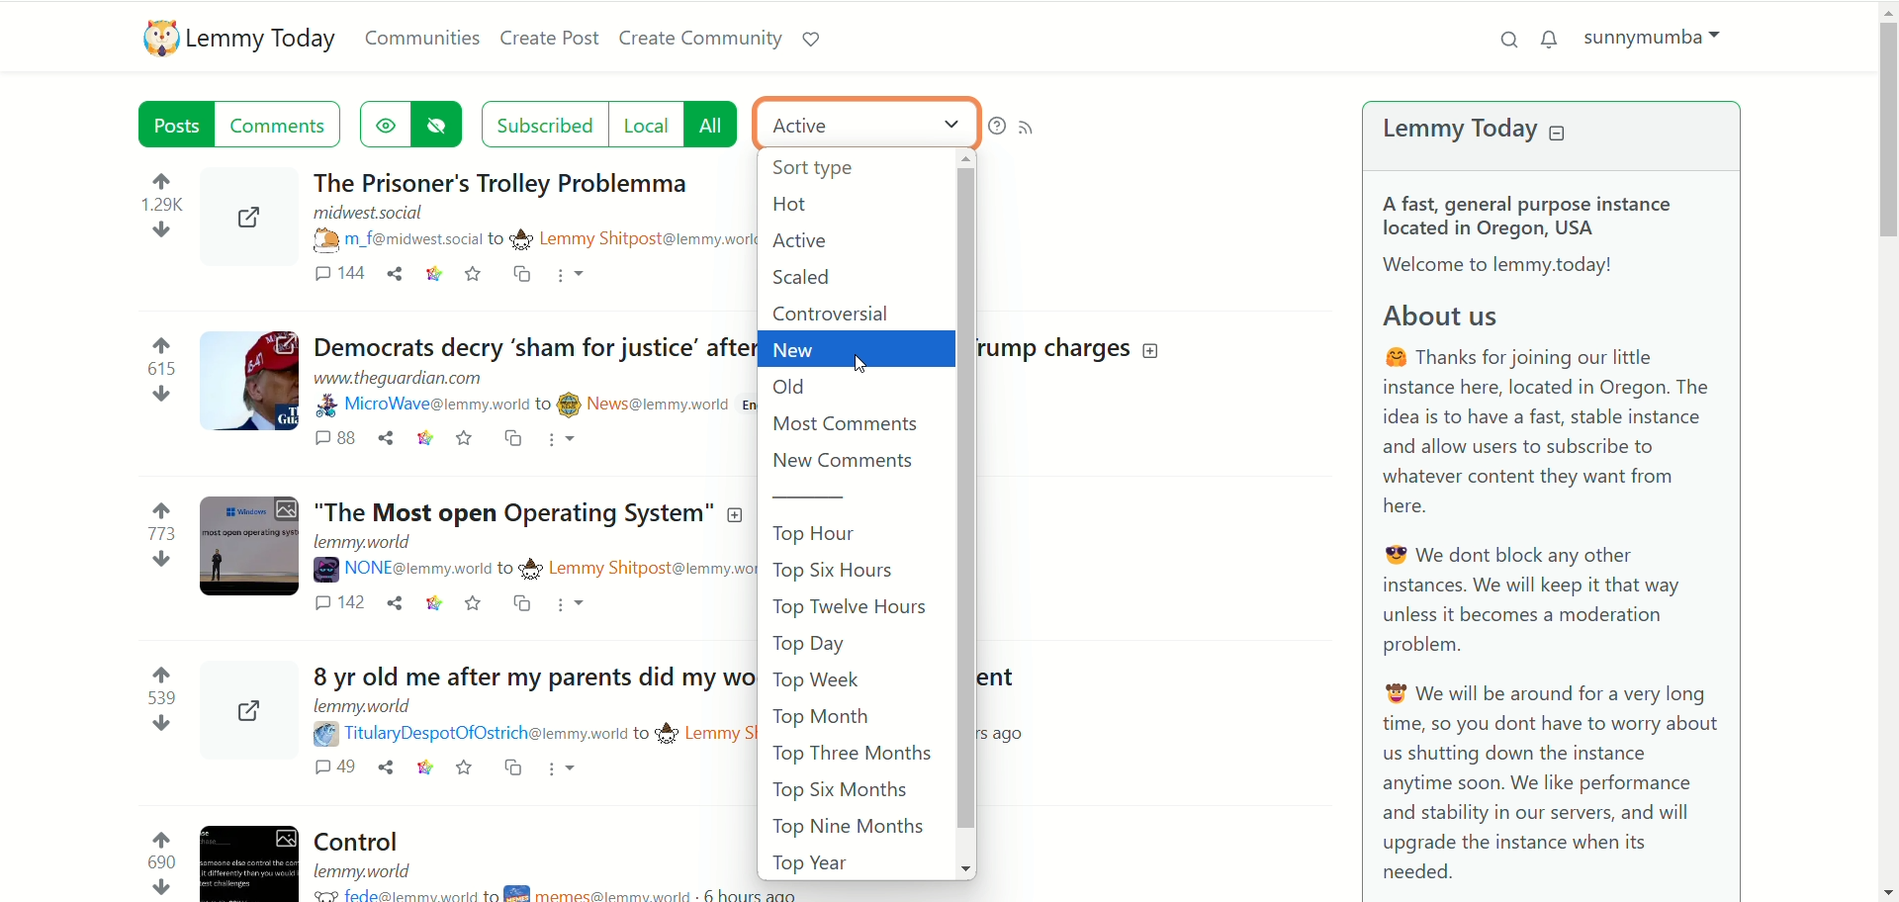 The height and width of the screenshot is (902, 1899). What do you see at coordinates (512, 178) in the screenshot?
I see `The Prisoner's Trolley Problemma` at bounding box center [512, 178].